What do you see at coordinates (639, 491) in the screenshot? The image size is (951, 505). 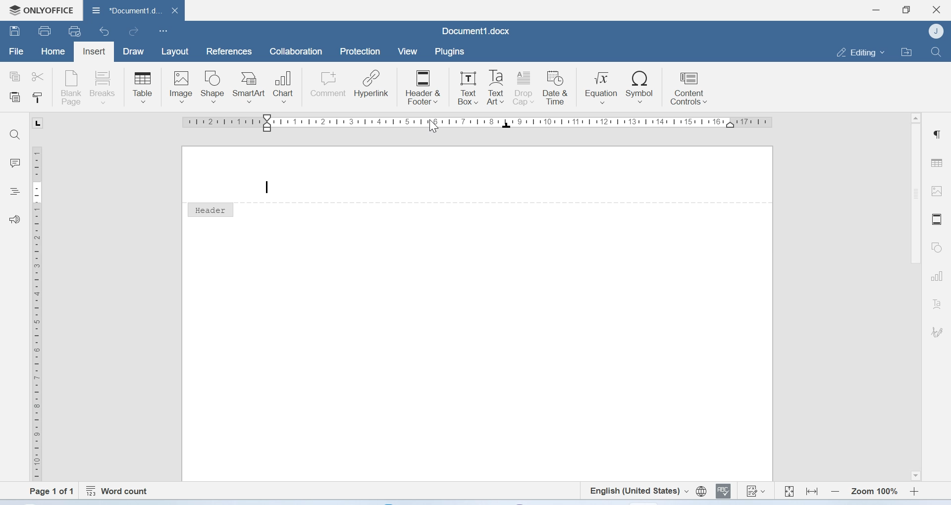 I see `Set text language` at bounding box center [639, 491].